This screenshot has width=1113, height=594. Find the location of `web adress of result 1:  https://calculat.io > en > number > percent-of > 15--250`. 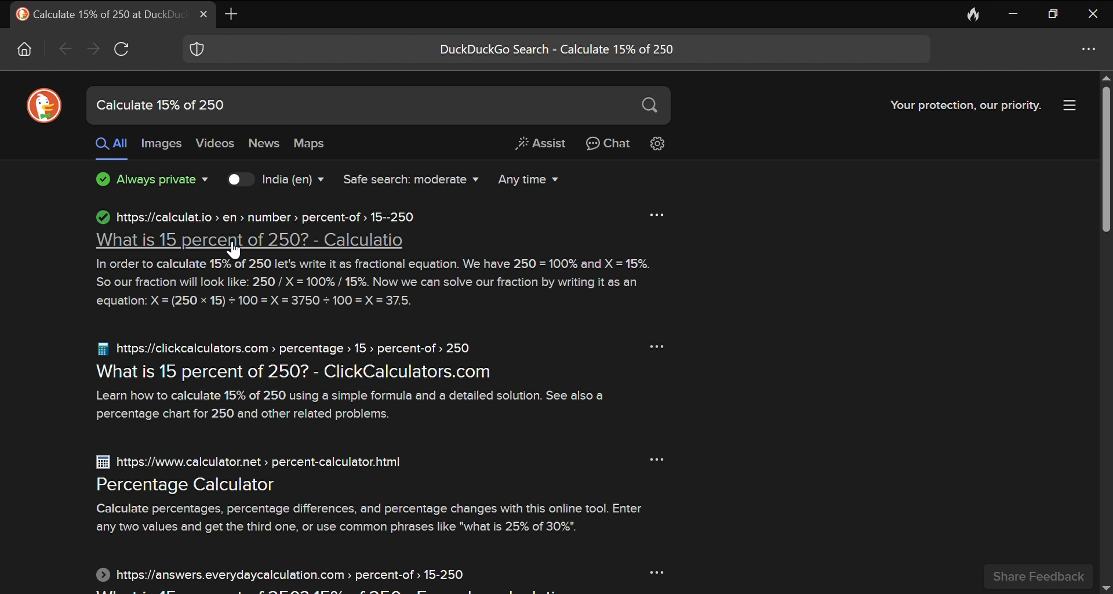

web adress of result 1:  https://calculat.io > en > number > percent-of > 15--250 is located at coordinates (253, 216).